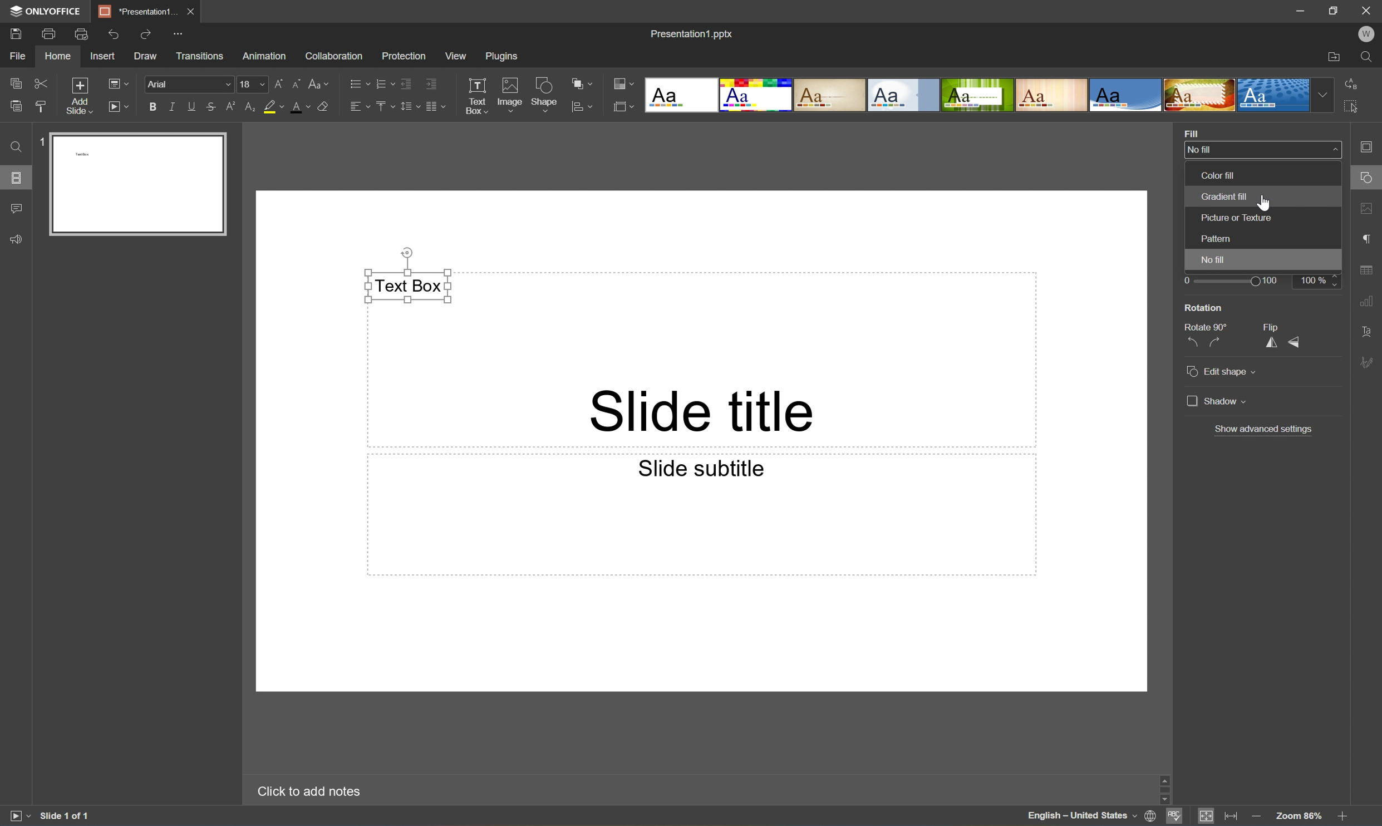 This screenshot has height=826, width=1382. Describe the element at coordinates (1371, 269) in the screenshot. I see `Table settings` at that location.